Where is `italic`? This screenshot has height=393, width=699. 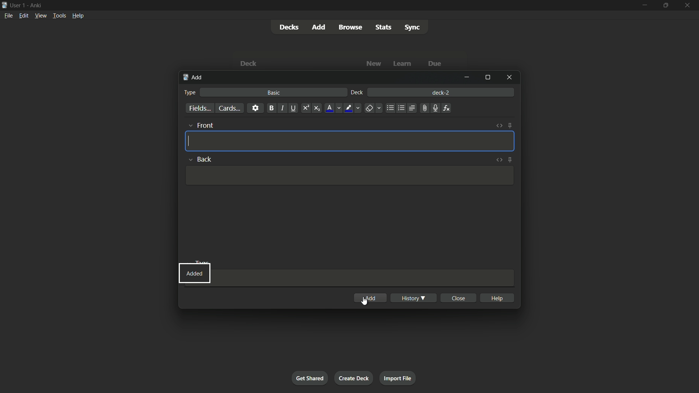
italic is located at coordinates (282, 108).